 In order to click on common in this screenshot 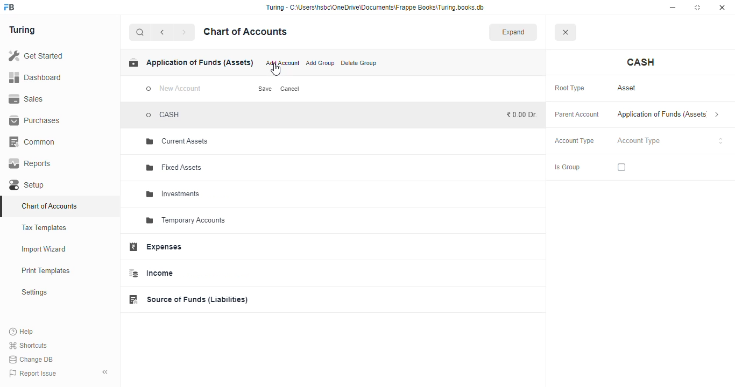, I will do `click(33, 142)`.